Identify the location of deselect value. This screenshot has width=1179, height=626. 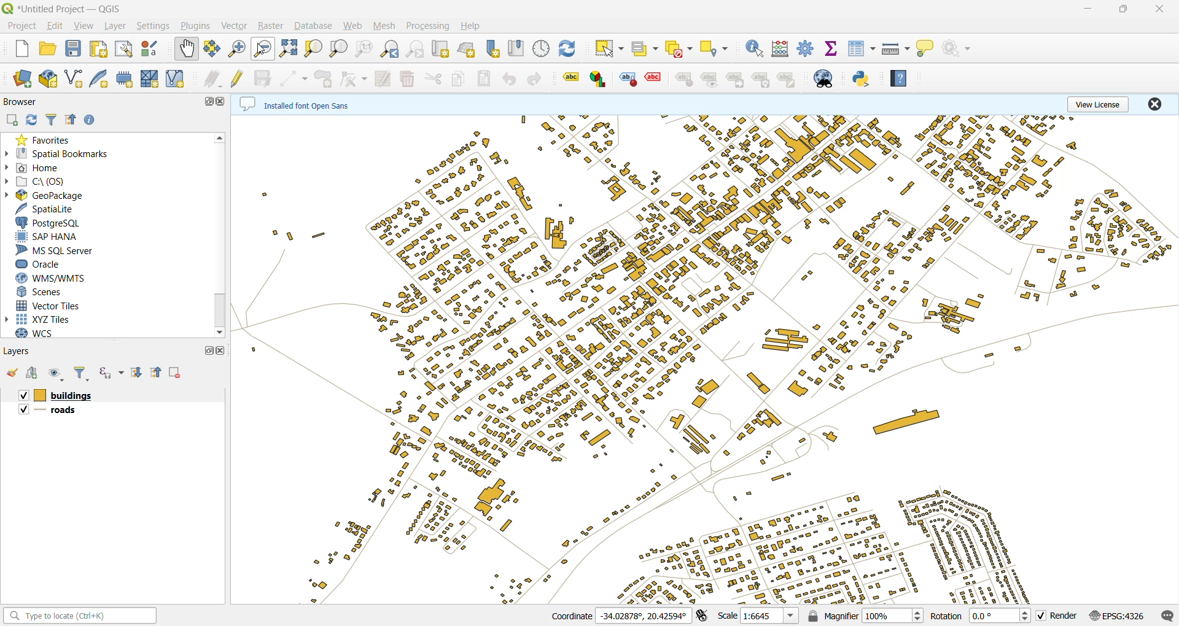
(678, 49).